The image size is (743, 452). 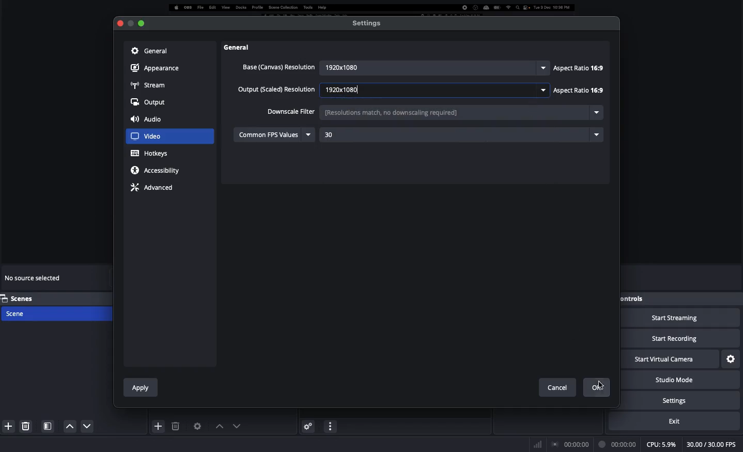 I want to click on Start recording, so click(x=681, y=339).